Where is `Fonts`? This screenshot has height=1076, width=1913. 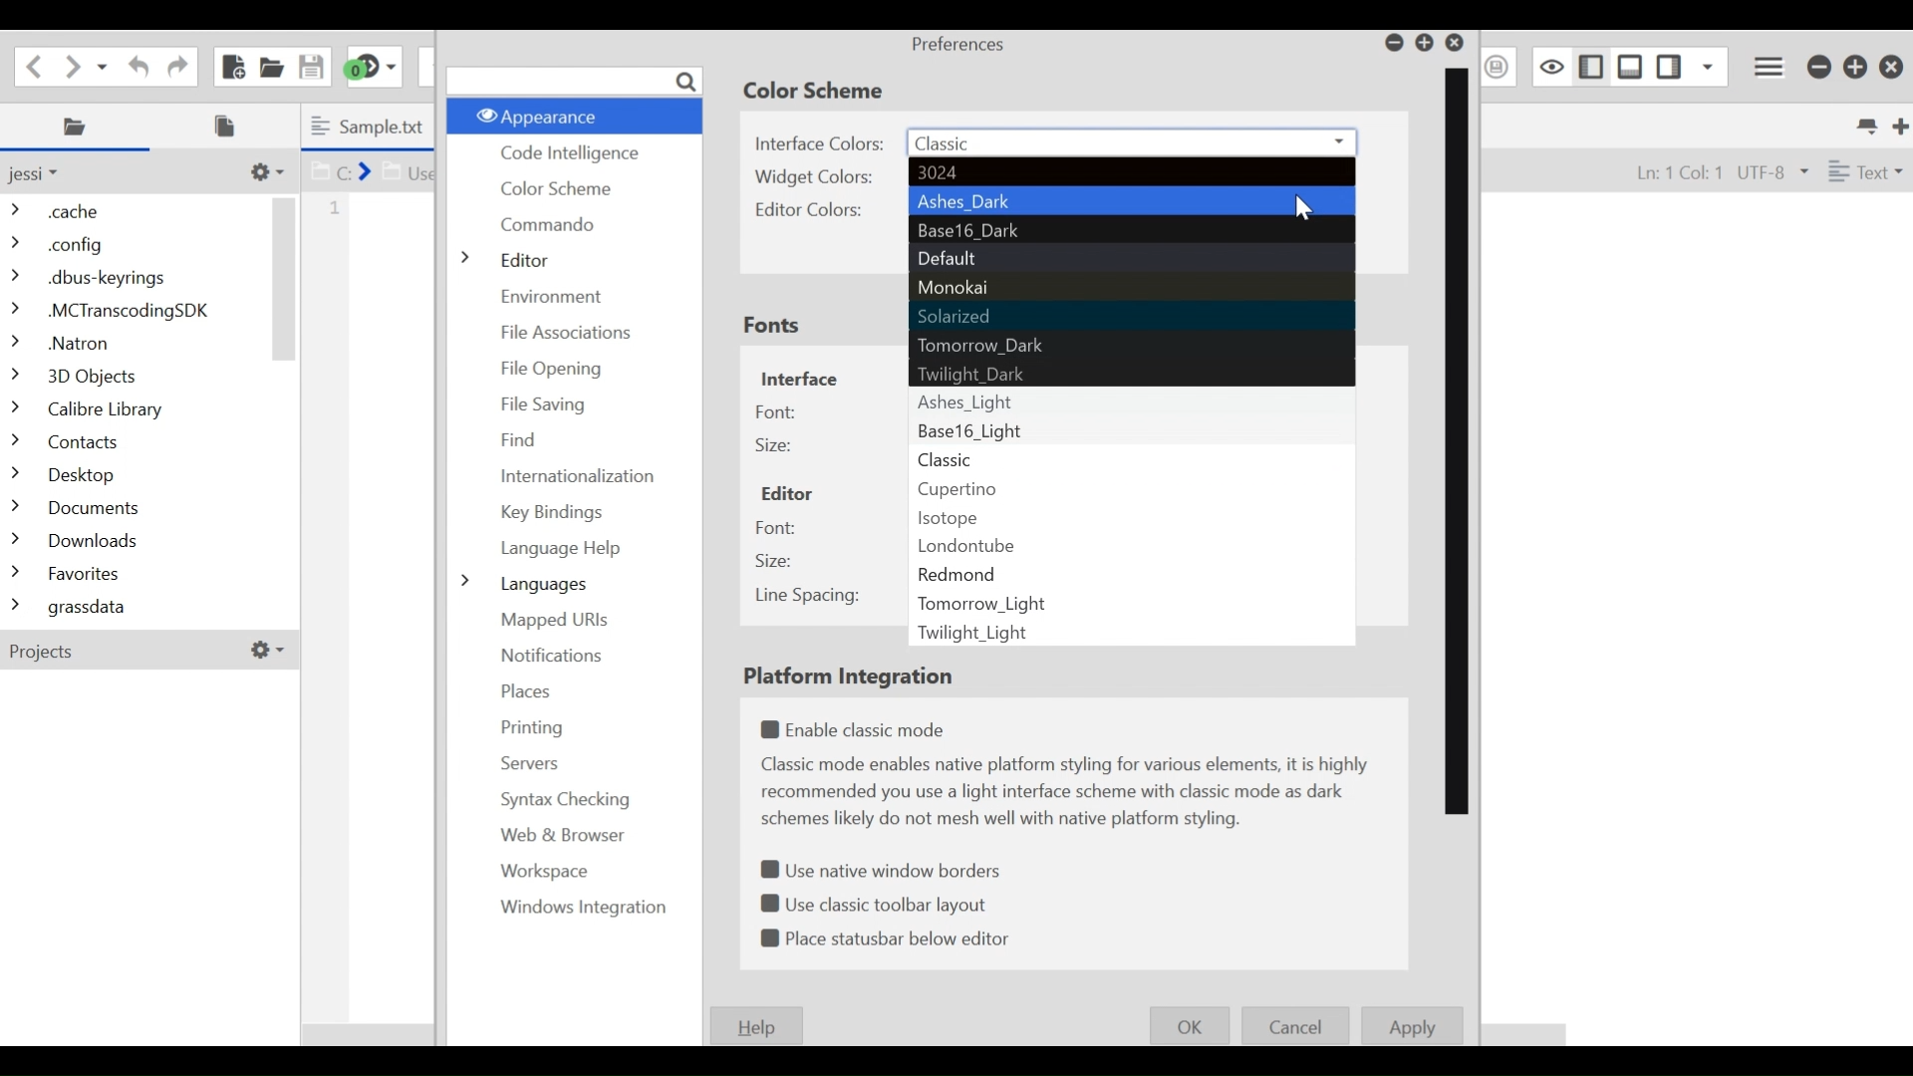
Fonts is located at coordinates (772, 328).